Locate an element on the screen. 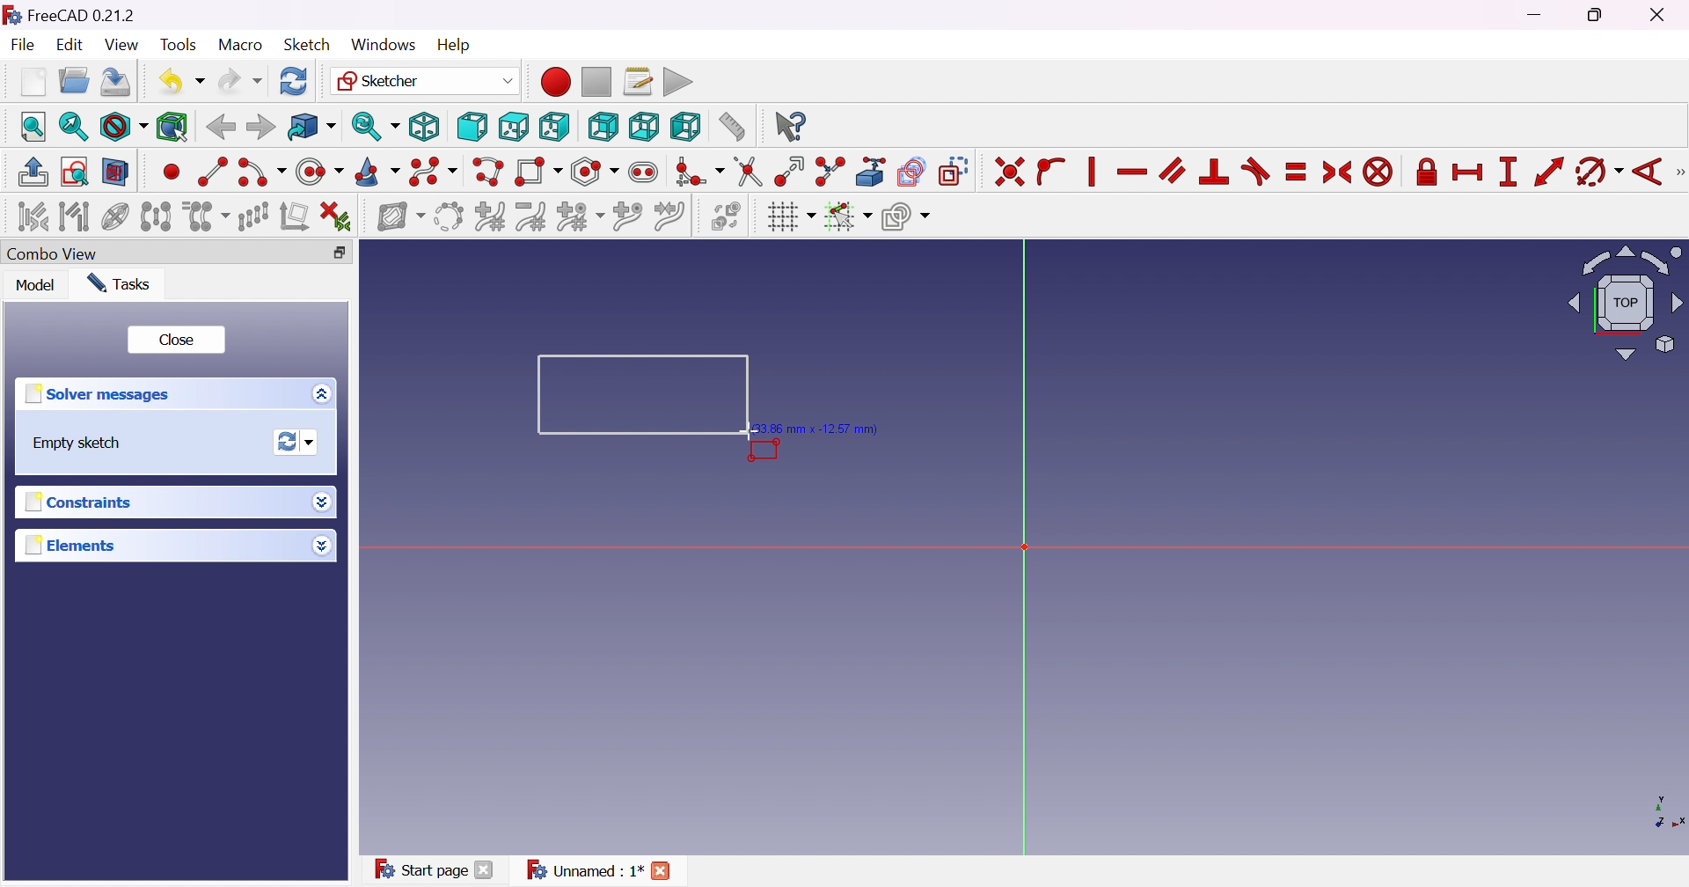 Image resolution: width=1689 pixels, height=887 pixels. New is located at coordinates (33, 81).